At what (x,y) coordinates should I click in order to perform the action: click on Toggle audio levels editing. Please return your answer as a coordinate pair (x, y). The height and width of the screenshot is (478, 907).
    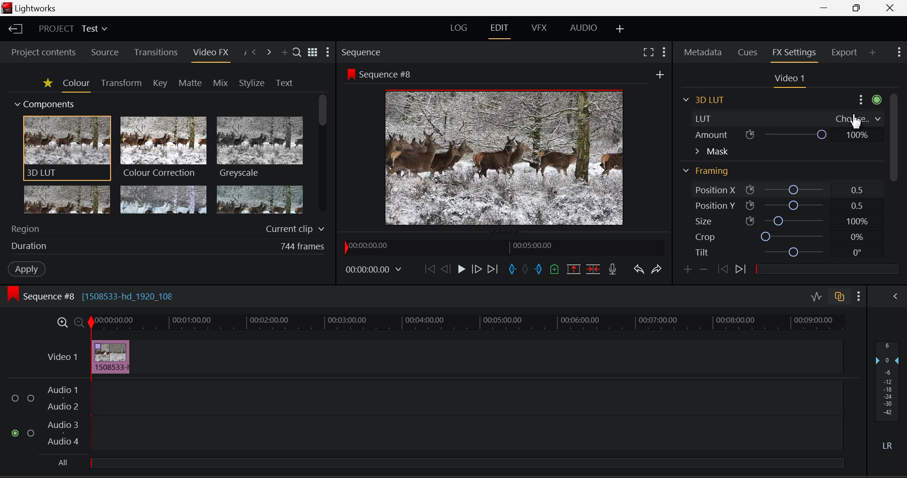
    Looking at the image, I should click on (816, 296).